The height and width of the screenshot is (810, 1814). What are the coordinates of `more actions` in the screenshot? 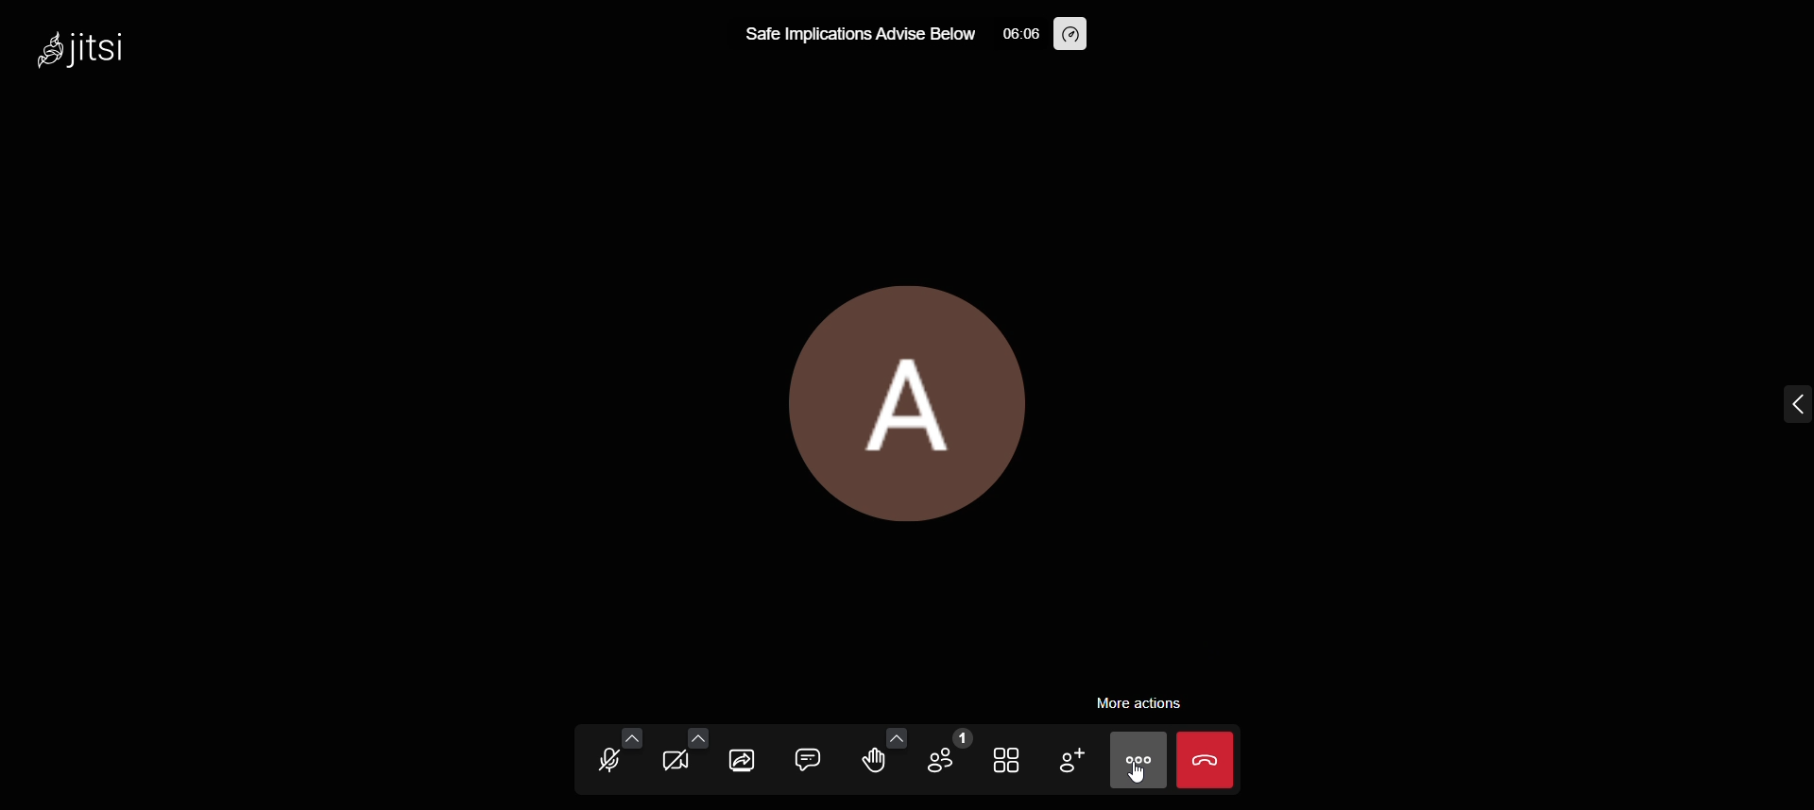 It's located at (1135, 761).